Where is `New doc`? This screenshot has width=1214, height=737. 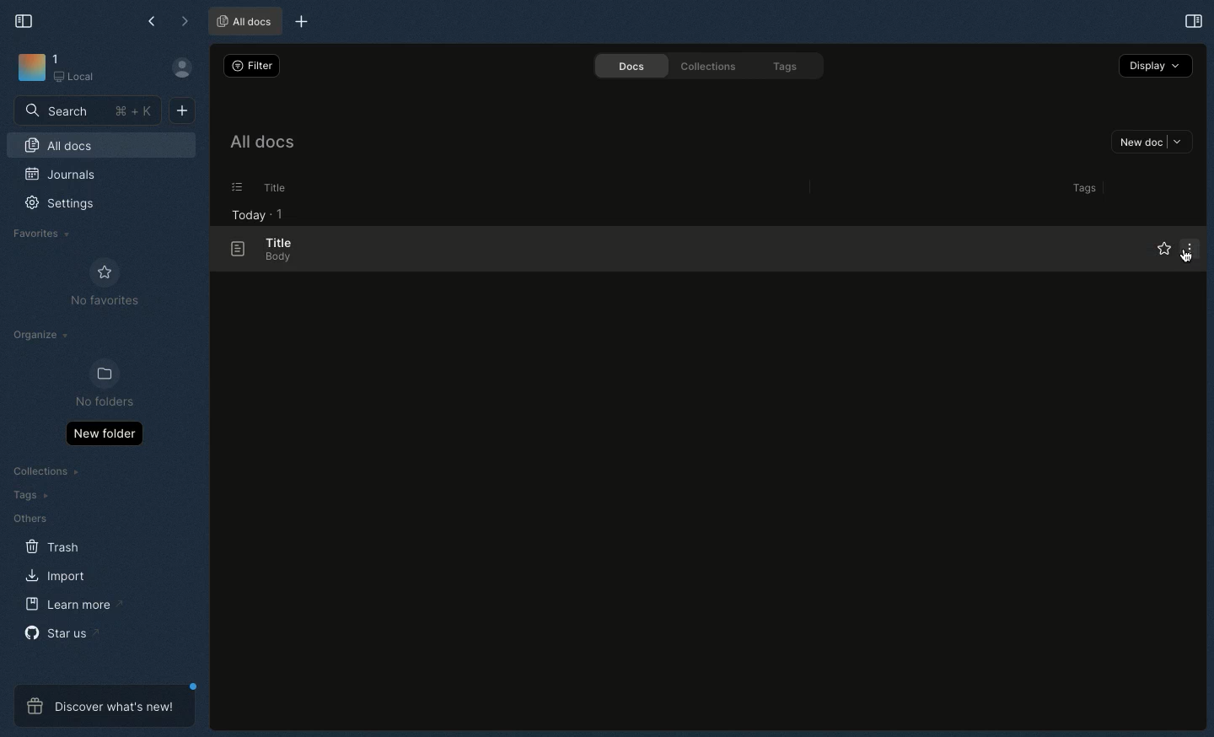
New doc is located at coordinates (1152, 143).